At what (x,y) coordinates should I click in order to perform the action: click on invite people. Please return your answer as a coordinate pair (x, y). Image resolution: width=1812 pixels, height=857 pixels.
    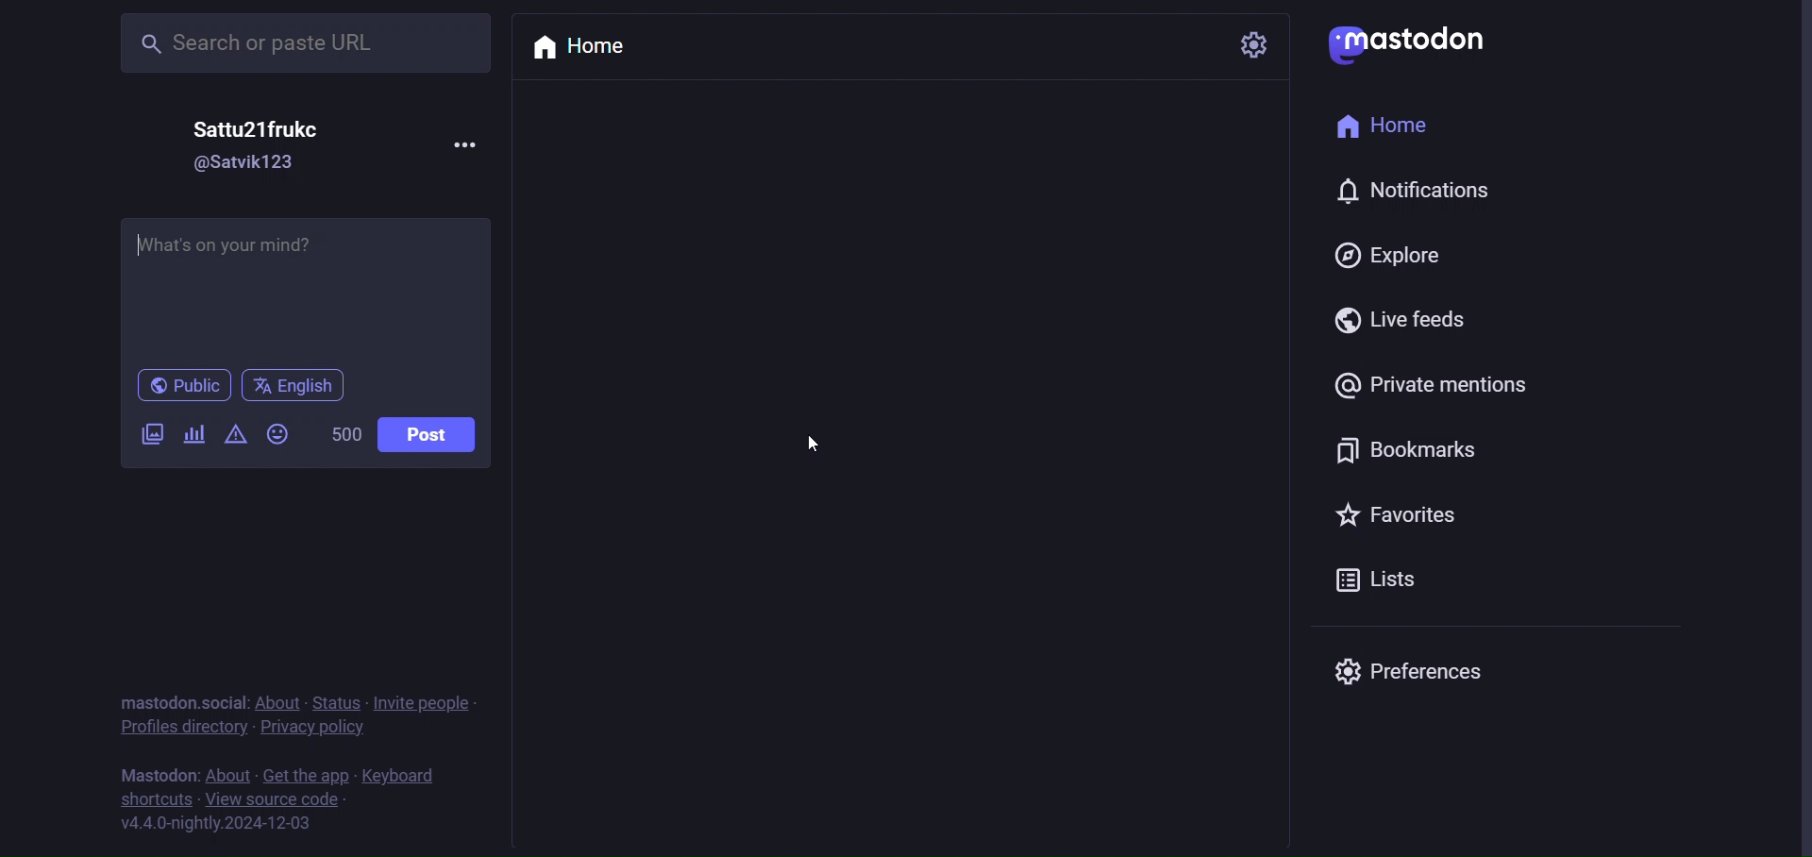
    Looking at the image, I should click on (427, 699).